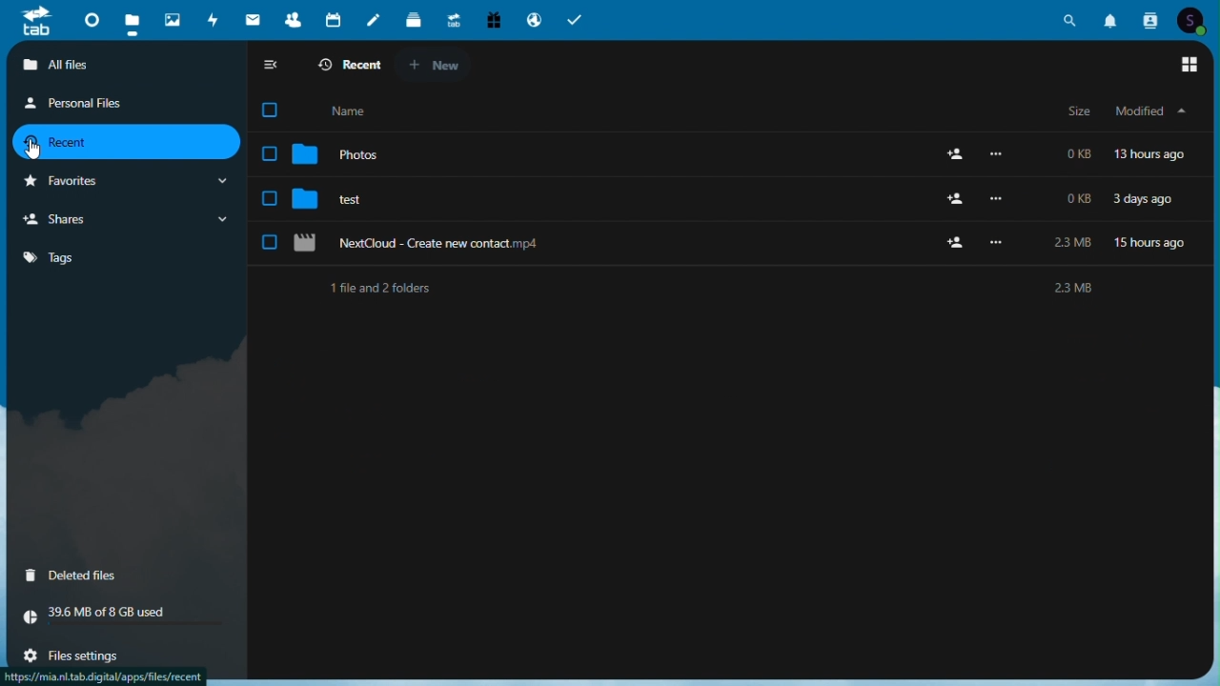 This screenshot has height=686, width=1220. I want to click on test, so click(336, 199).